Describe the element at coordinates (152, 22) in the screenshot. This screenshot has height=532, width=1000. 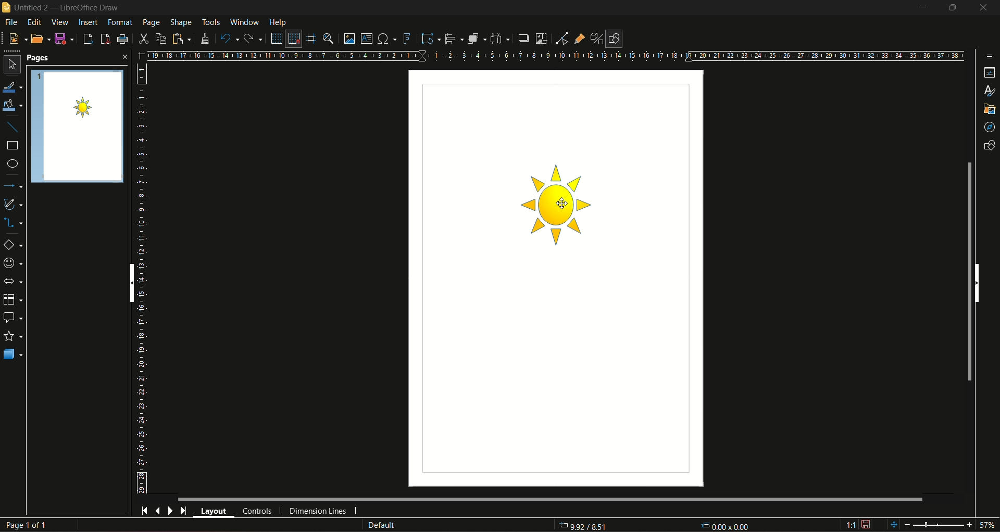
I see `page` at that location.